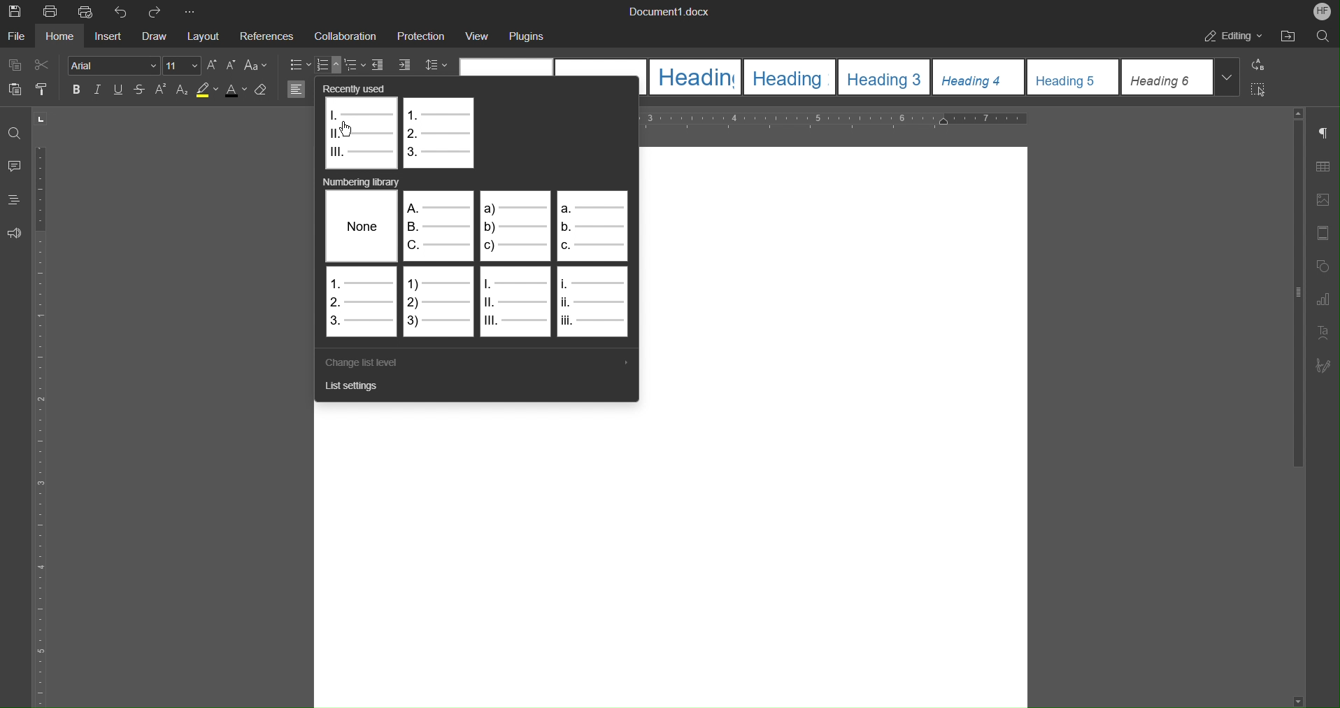  I want to click on Bold, so click(76, 90).